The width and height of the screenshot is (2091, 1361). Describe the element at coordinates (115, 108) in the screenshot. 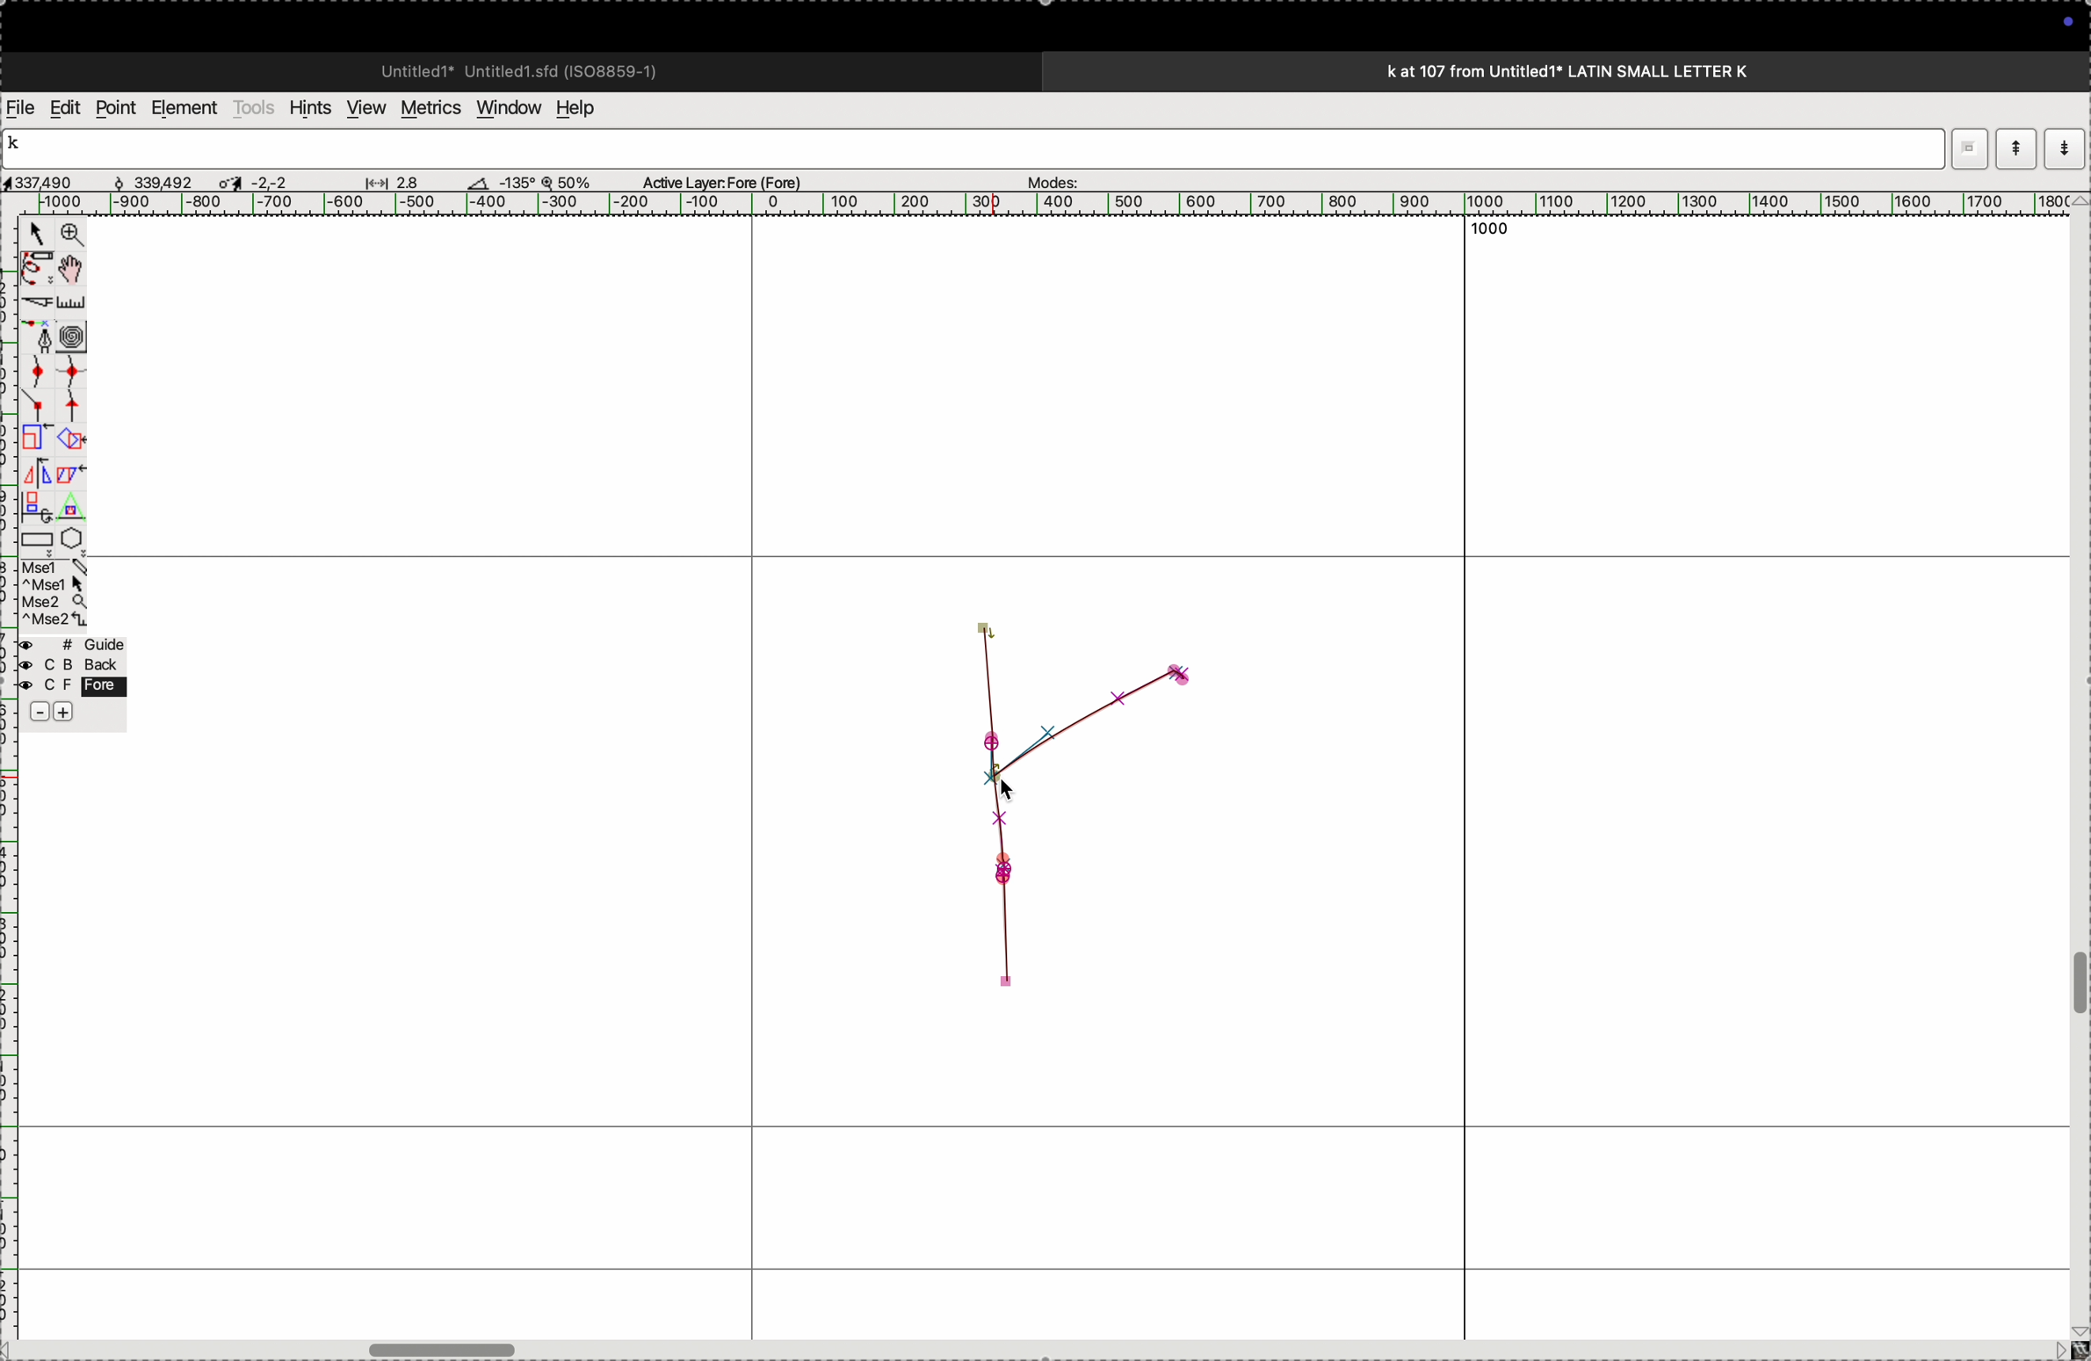

I see `point` at that location.